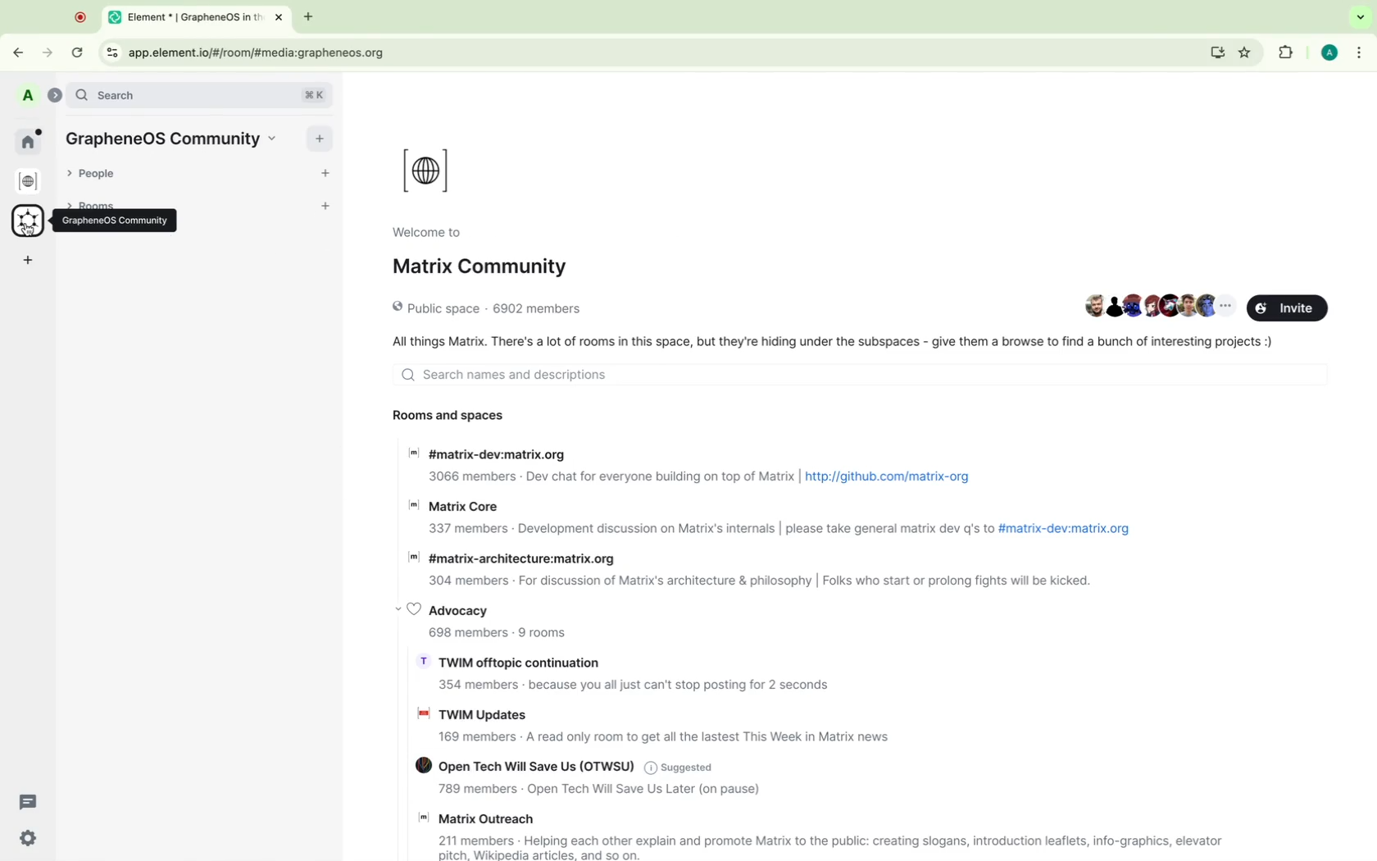 Image resolution: width=1377 pixels, height=861 pixels. What do you see at coordinates (1288, 307) in the screenshot?
I see `invite` at bounding box center [1288, 307].